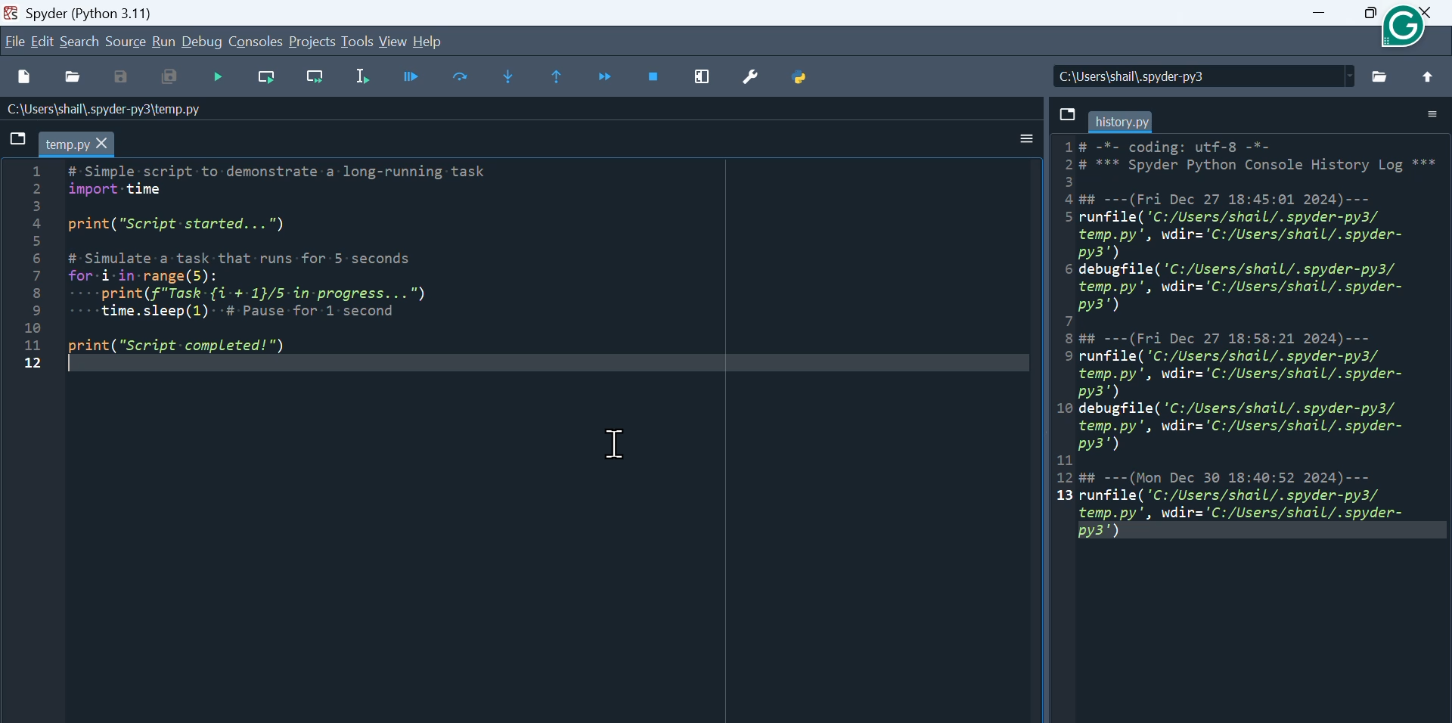 The height and width of the screenshot is (723, 1452). I want to click on 1# -*- coding: utf-8 -*-

2 # *** Spyder Python Console History Log **

El

4 ## ---(Fri Dec 27 18:45:01 2024)---

5 runfile('C:/Users/shail/.spyder-py3/
temp.py', wdir='C:/Users/shail/.spyder-
py3')

6 debugfile( 'C:/Users/shail/.spyder-py3/
temp.py', wdir='C:/Users/shail/.spyder-
py3')

7

8 ## ---(Fri Dec 27 18:58:21 2024)---

9 runfile('C:/Users/shail/.spyder-py3/
temp.py', wdir='C:/Users/shail/.spyder-
py3')

10 debugfile( 'C:/Users/shail/.spyder-py3/
temp.py', wdir='C:/Users/shail/.spyder-
py3')

11

12 ## ---(Mon Dec 30 18:40:52 2024)---

13 runfile('C:/Users/shail/.spyder-py3/
temp.py', wdir='C:/Users/shail/.spyder-
py3'), so click(1243, 340).